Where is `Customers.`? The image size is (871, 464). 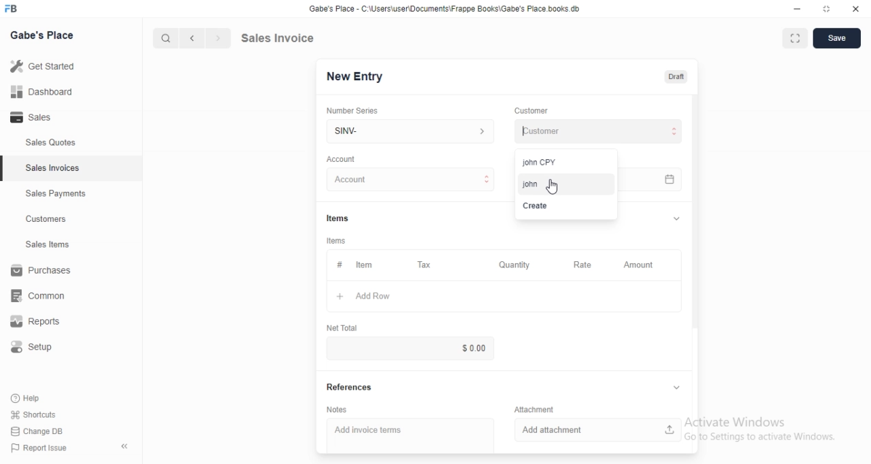 Customers. is located at coordinates (42, 220).